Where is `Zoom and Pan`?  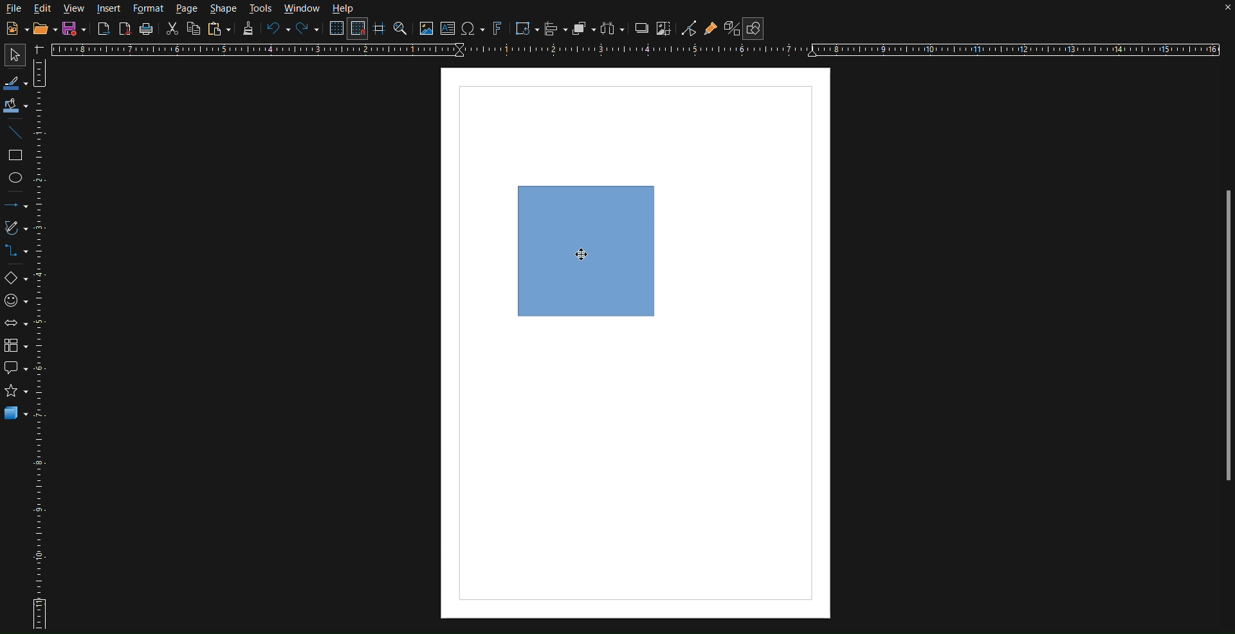 Zoom and Pan is located at coordinates (402, 30).